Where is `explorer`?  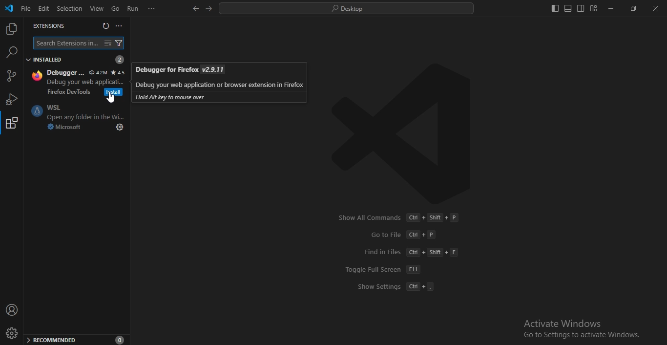
explorer is located at coordinates (13, 29).